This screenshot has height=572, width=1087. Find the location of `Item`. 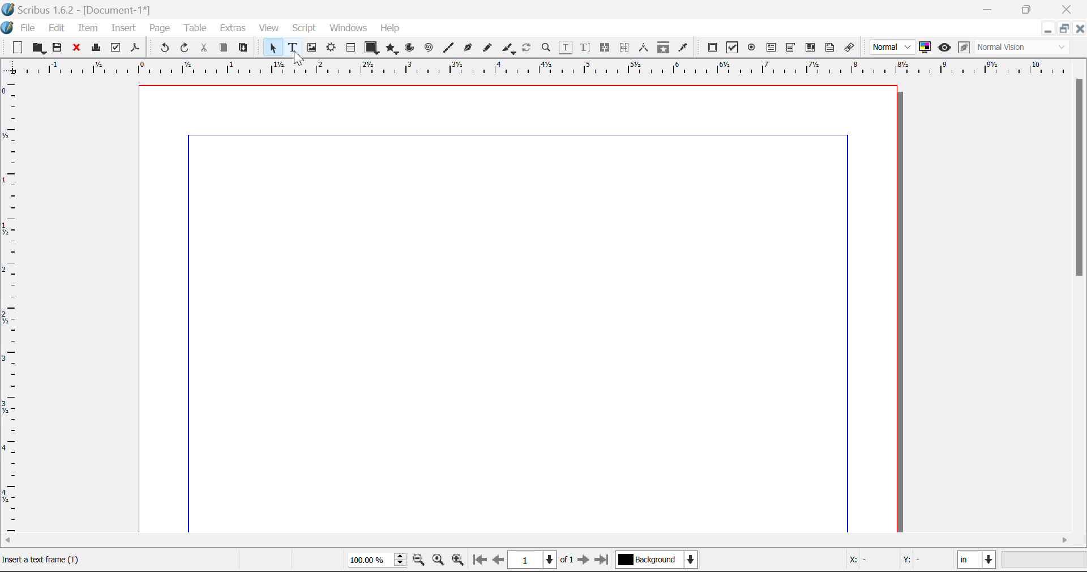

Item is located at coordinates (86, 27).